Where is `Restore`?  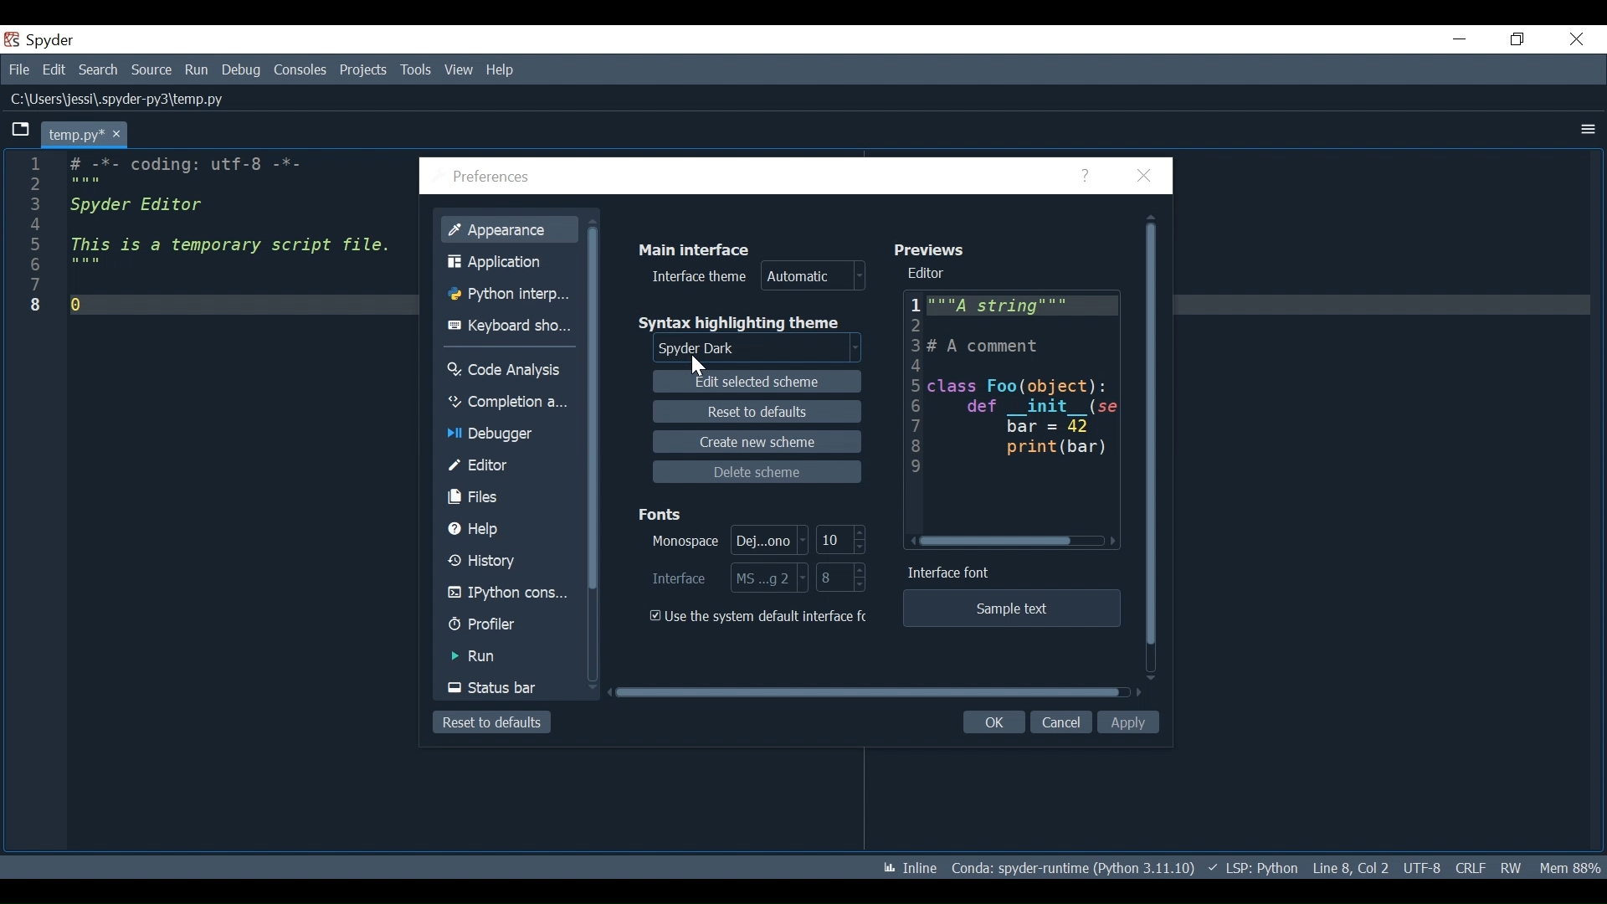 Restore is located at coordinates (1517, 39).